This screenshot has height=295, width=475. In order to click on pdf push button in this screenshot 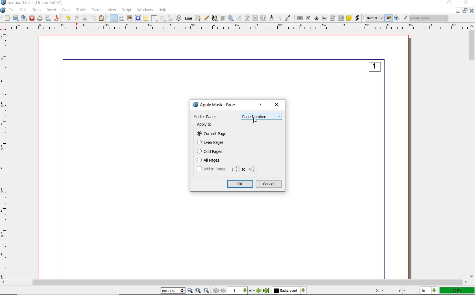, I will do `click(300, 18)`.